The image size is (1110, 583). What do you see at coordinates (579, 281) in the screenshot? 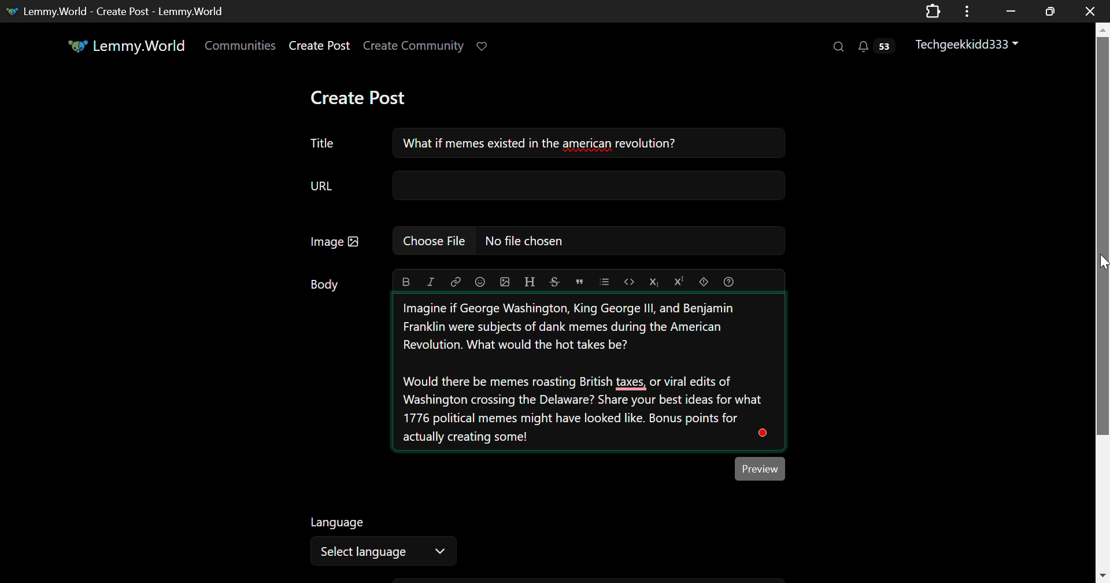
I see `Quote` at bounding box center [579, 281].